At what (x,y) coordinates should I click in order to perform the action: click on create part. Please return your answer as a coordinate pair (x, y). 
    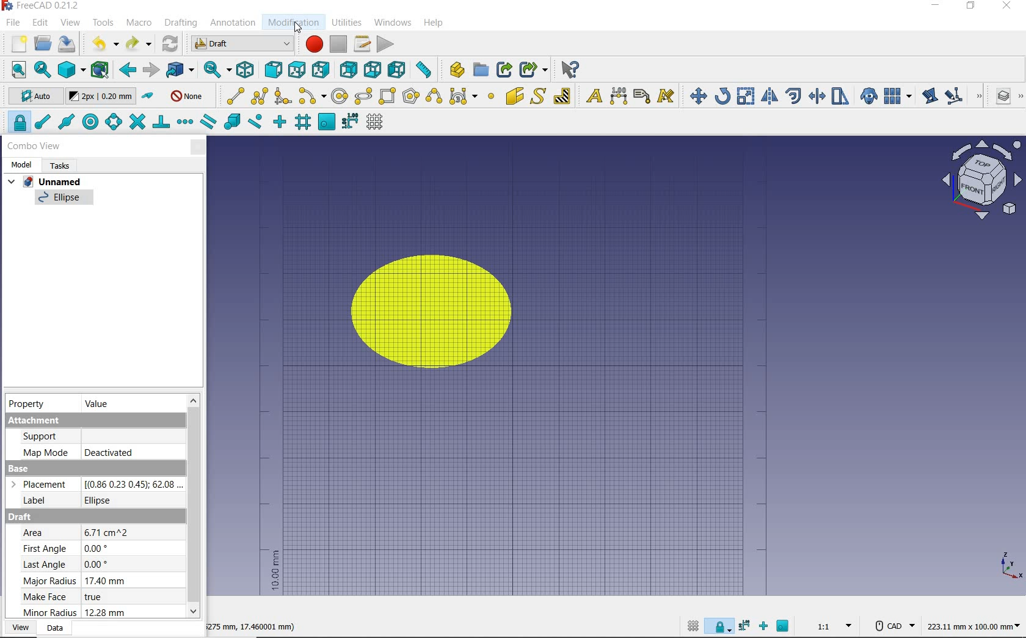
    Looking at the image, I should click on (454, 69).